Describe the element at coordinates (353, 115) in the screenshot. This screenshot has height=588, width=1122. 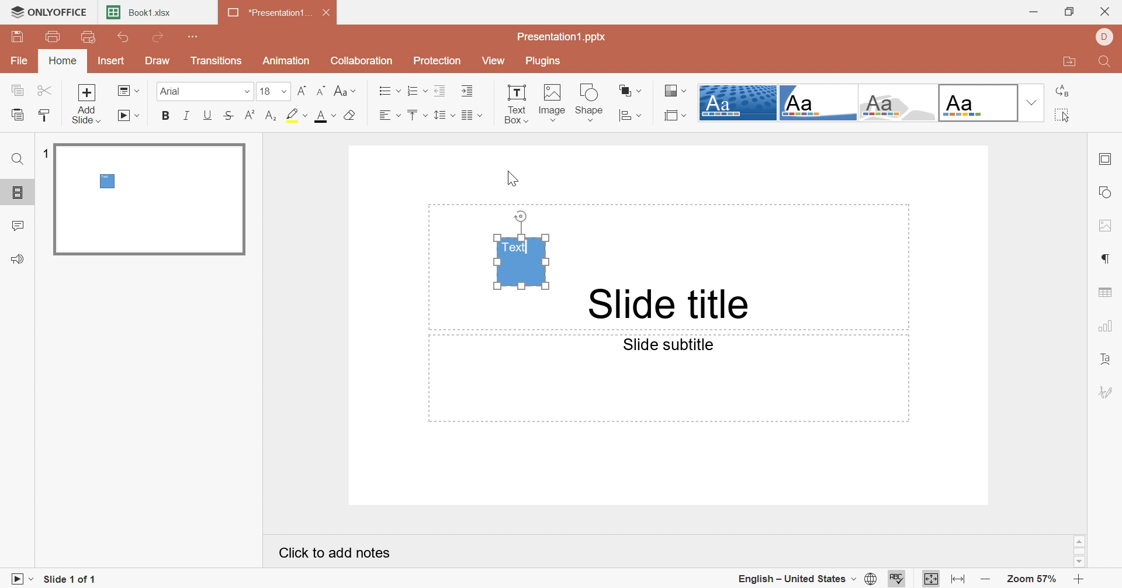
I see `Clear` at that location.